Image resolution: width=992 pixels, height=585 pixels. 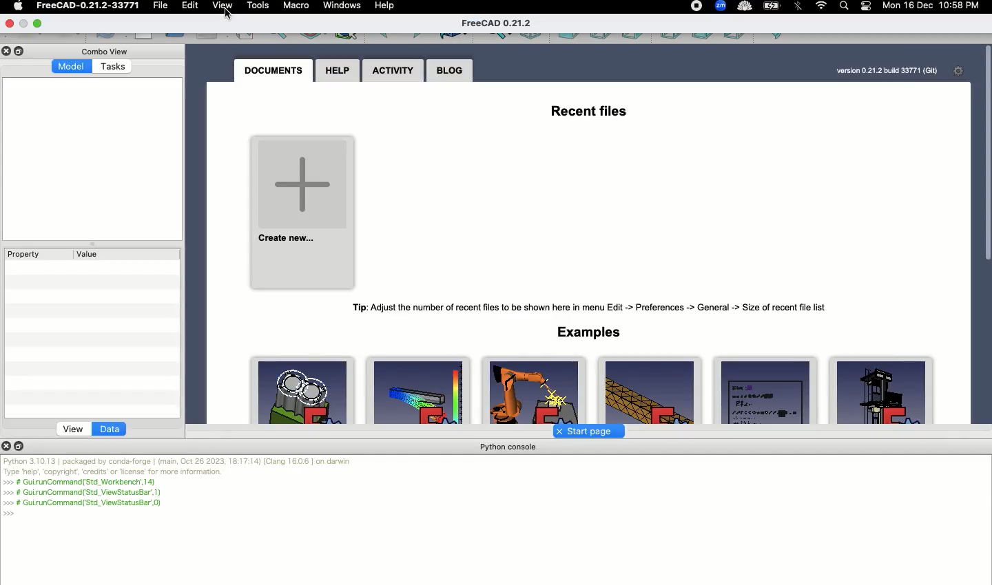 What do you see at coordinates (843, 7) in the screenshot?
I see `Search` at bounding box center [843, 7].